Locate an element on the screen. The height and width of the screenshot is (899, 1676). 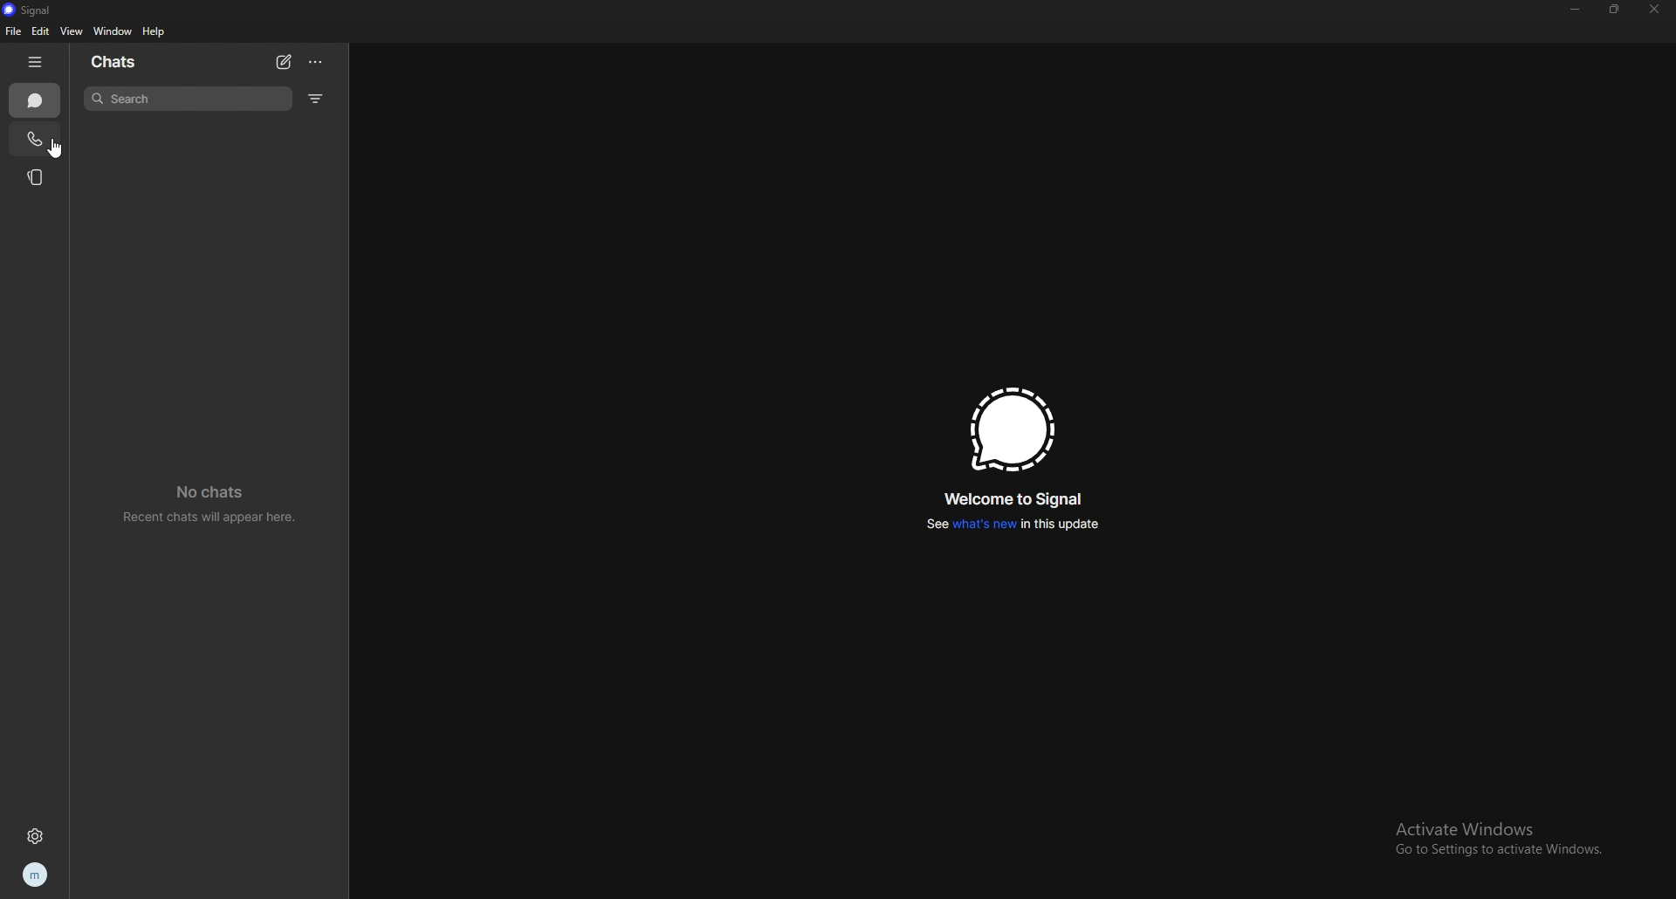
minimize is located at coordinates (1575, 10).